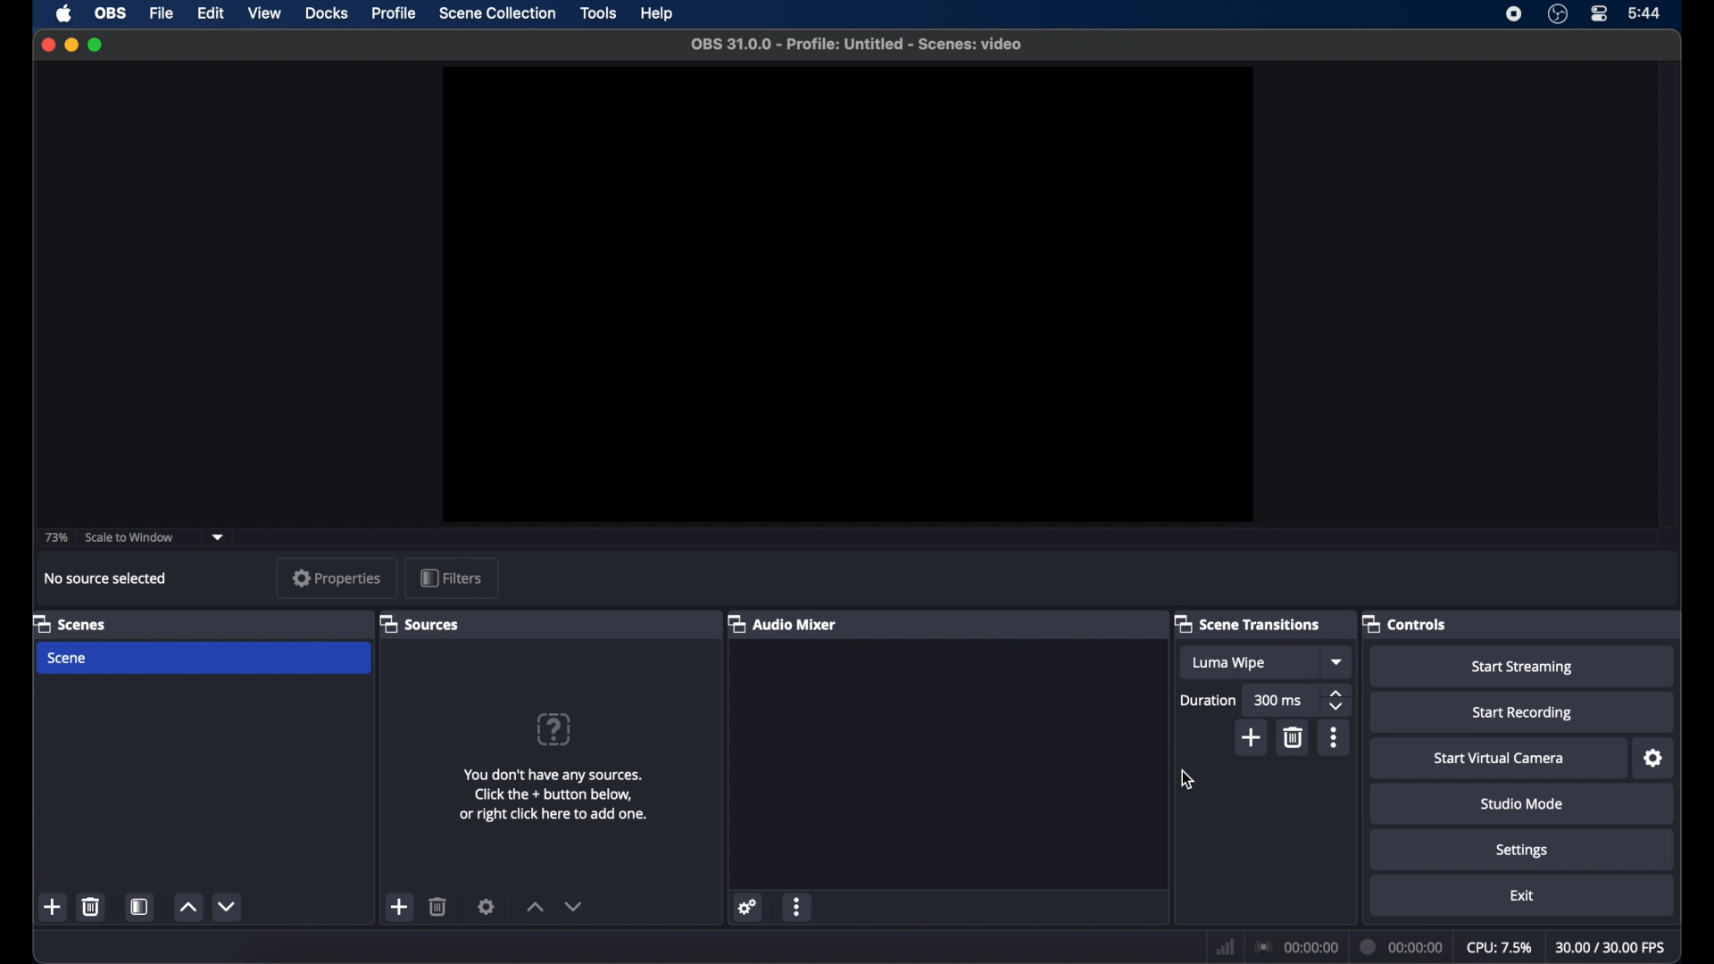  What do you see at coordinates (1337, 701) in the screenshot?
I see `stepper buttons` at bounding box center [1337, 701].